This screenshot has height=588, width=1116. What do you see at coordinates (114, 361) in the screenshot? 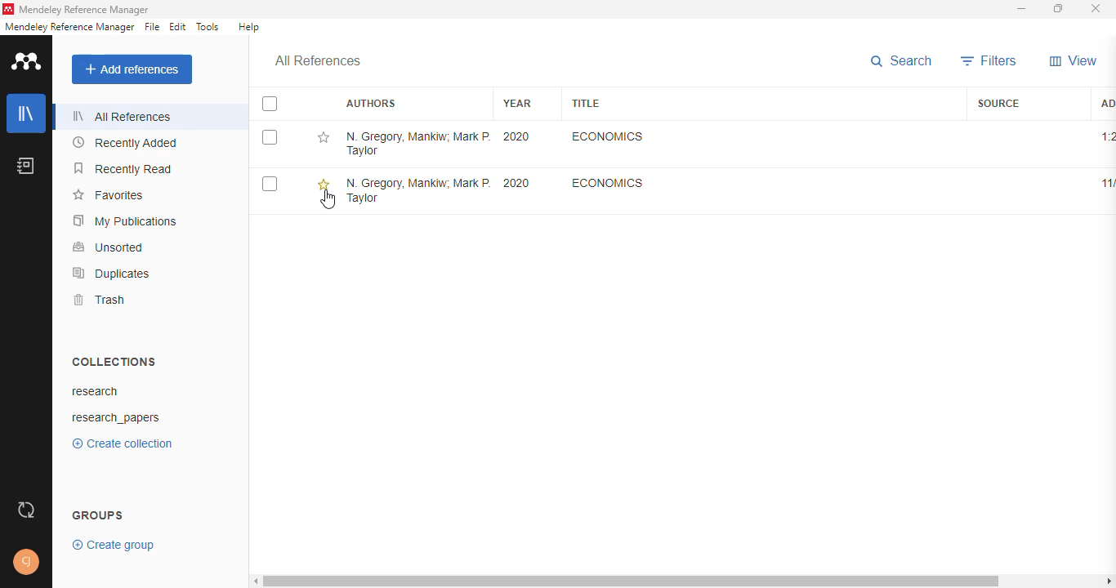
I see `collections` at bounding box center [114, 361].